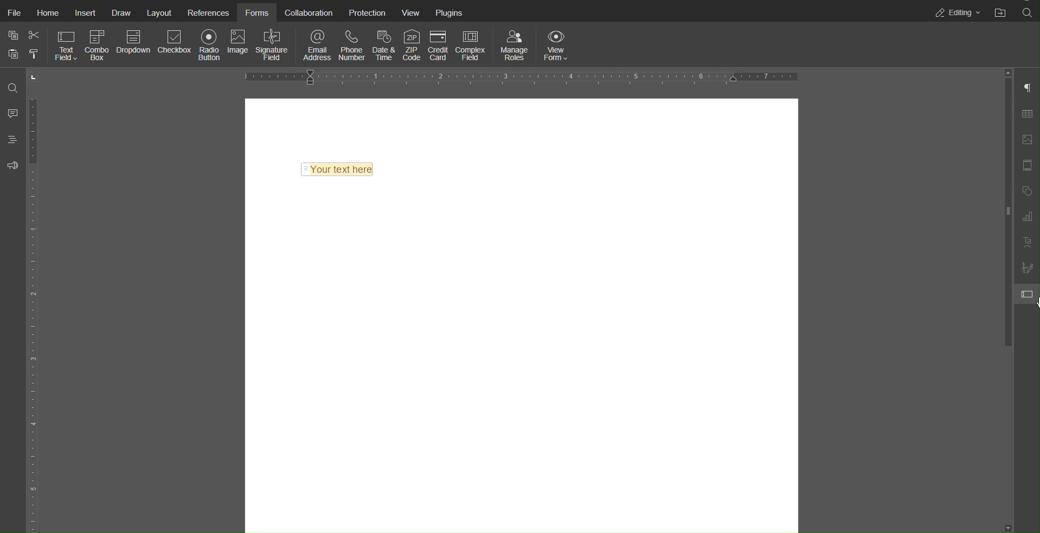 The width and height of the screenshot is (1040, 533). I want to click on Headings, so click(13, 139).